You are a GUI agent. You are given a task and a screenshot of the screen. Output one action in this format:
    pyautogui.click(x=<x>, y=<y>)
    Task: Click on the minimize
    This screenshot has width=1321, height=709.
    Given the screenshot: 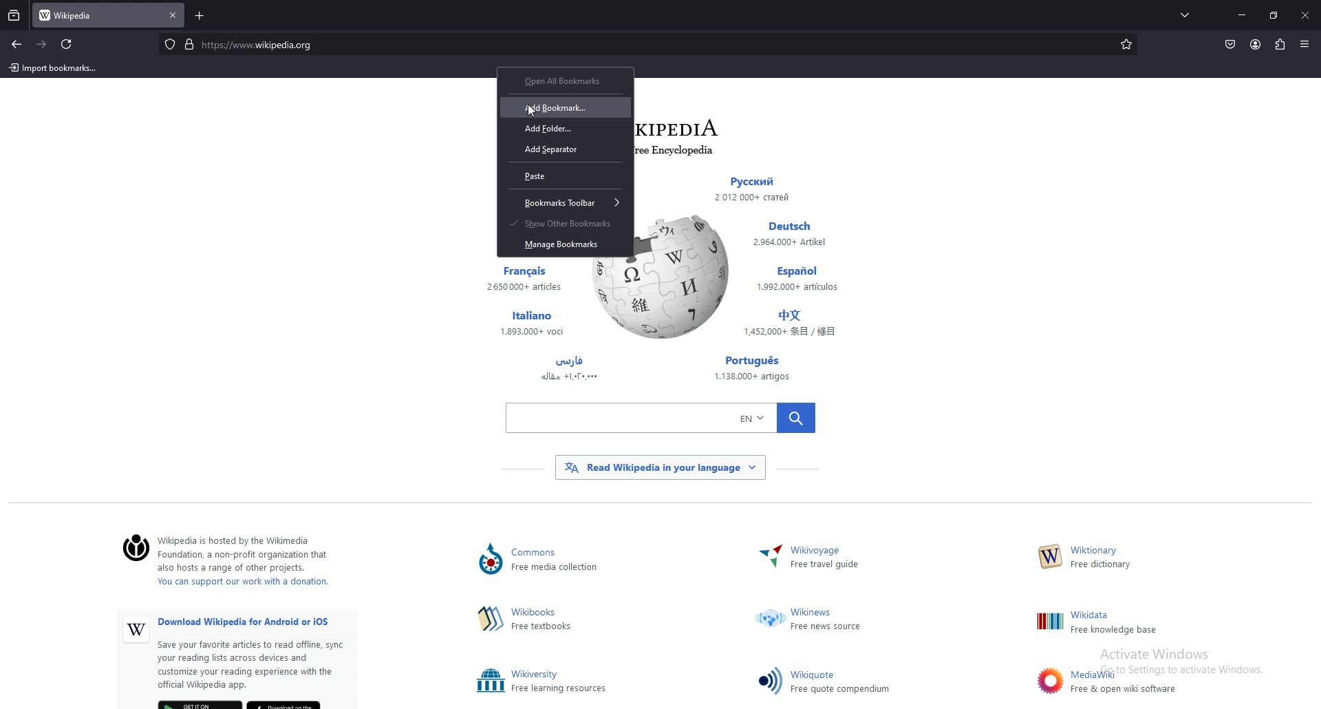 What is the action you would take?
    pyautogui.click(x=1241, y=14)
    